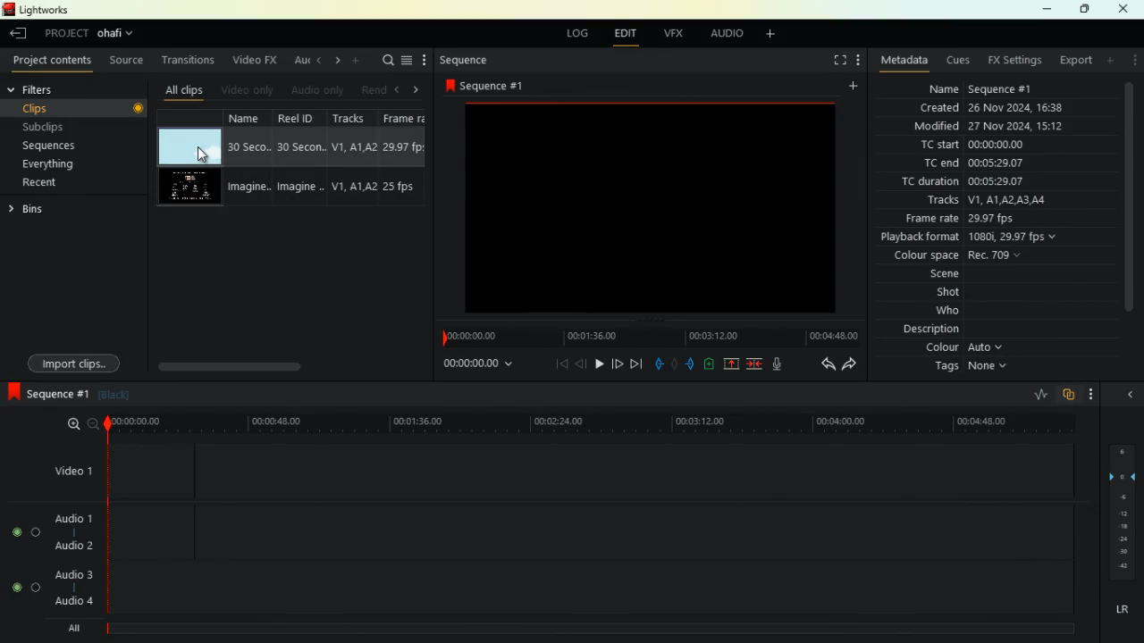 The width and height of the screenshot is (1144, 643). I want to click on sequence, so click(484, 87).